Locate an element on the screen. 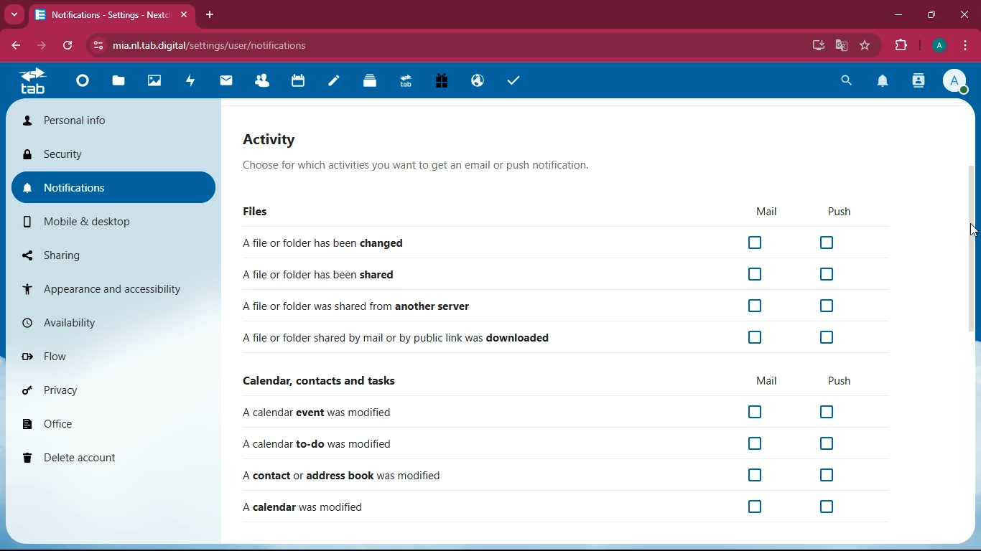  google translate is located at coordinates (843, 44).